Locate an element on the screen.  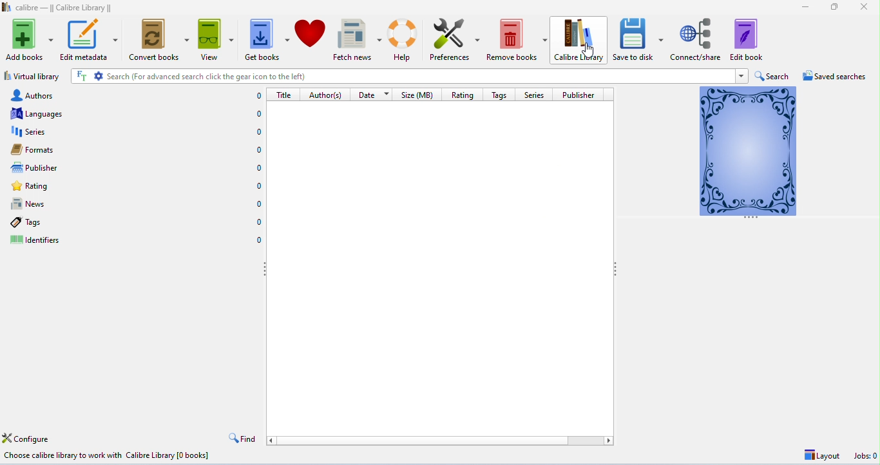
Choose calibre library to work with calibre library [0books] is located at coordinates (111, 455).